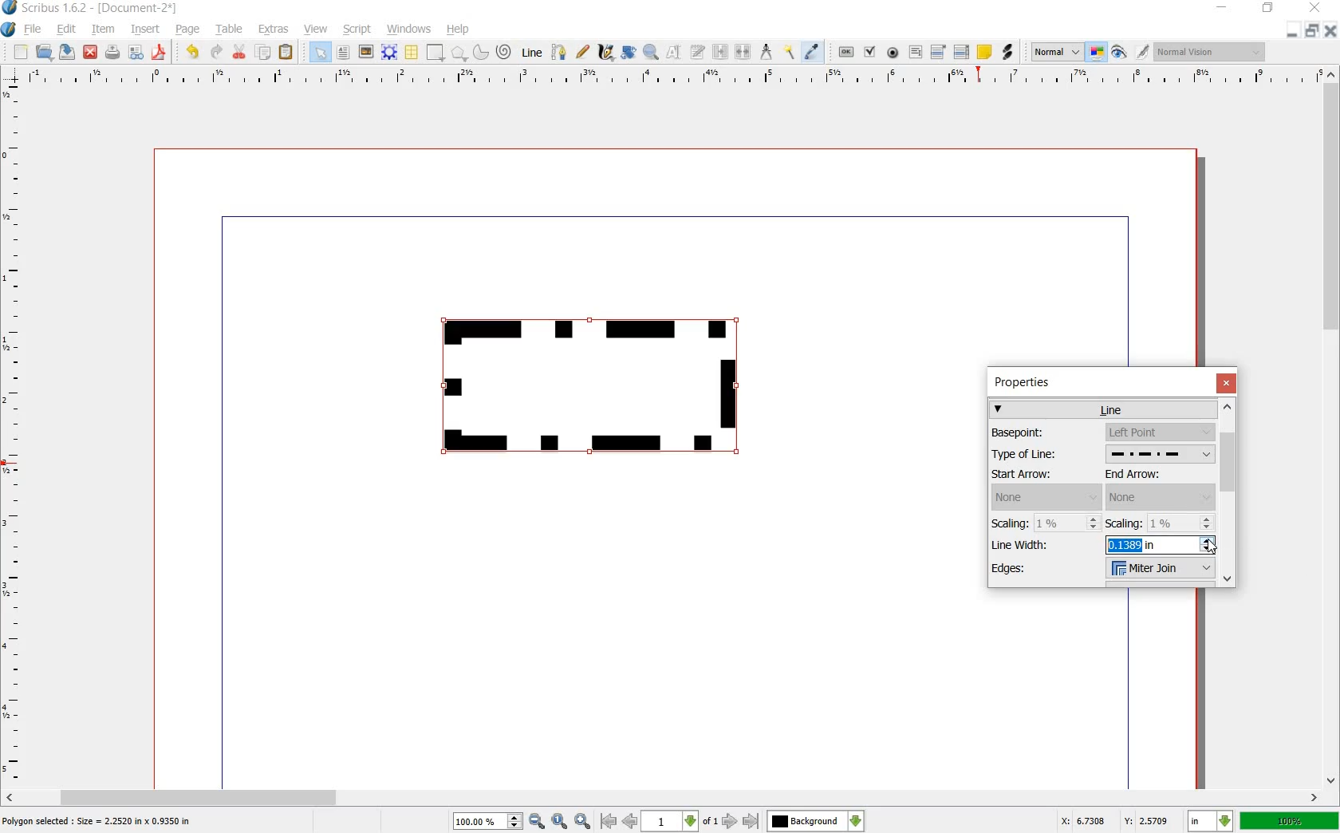 The height and width of the screenshot is (833, 1340). What do you see at coordinates (1229, 492) in the screenshot?
I see `scrollbar` at bounding box center [1229, 492].